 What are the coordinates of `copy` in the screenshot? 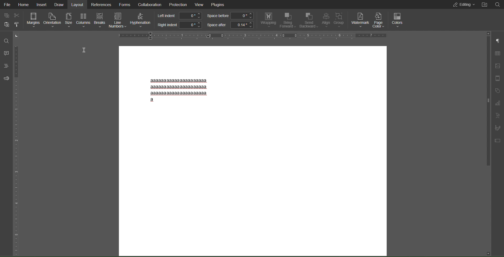 It's located at (6, 15).